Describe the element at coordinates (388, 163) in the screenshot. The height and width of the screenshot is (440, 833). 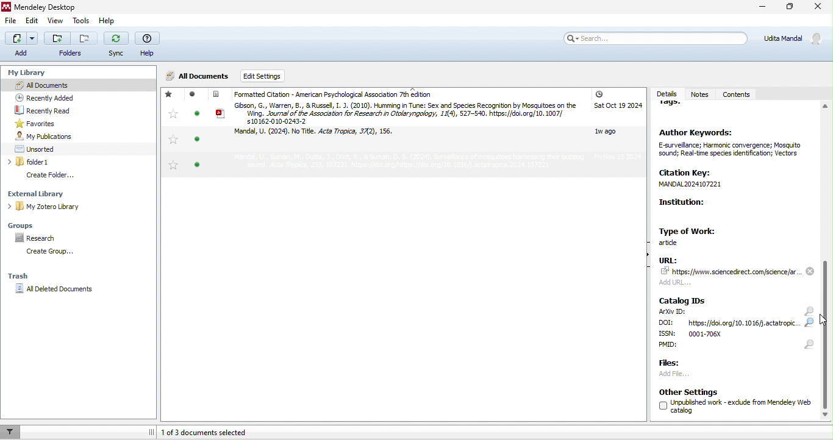
I see `article by Mandal et al, 2024` at that location.